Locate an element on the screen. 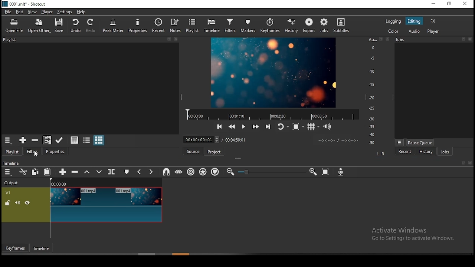 The width and height of the screenshot is (475, 267). filters is located at coordinates (230, 26).